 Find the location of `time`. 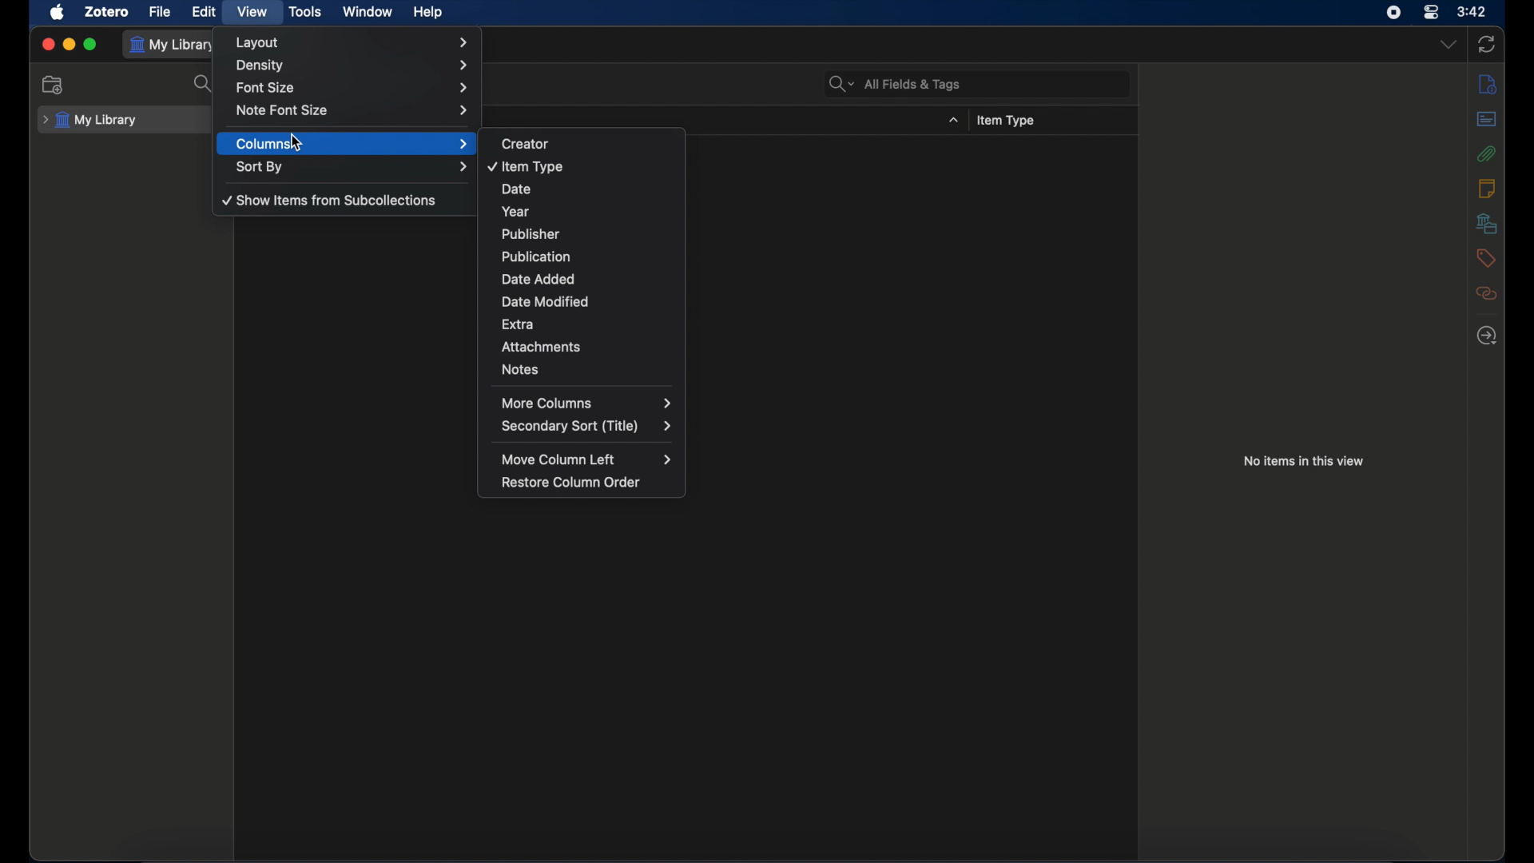

time is located at coordinates (1472, 12).